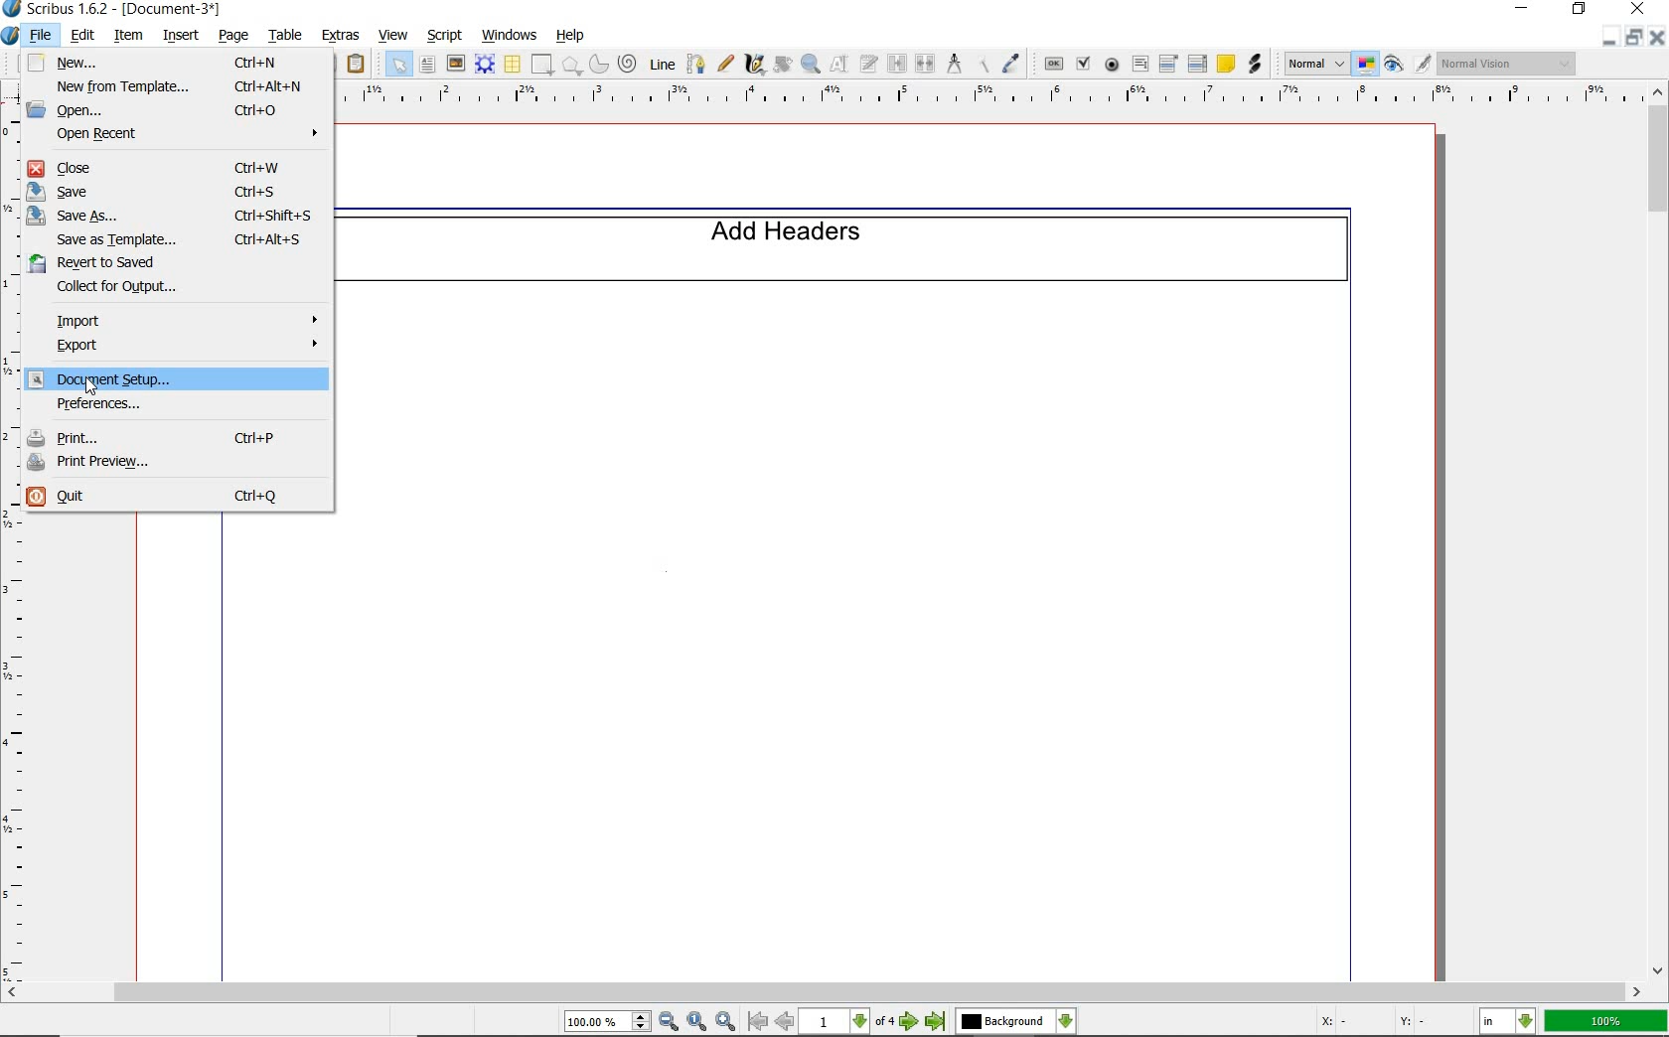 The width and height of the screenshot is (1669, 1037). Describe the element at coordinates (177, 405) in the screenshot. I see `preferences` at that location.